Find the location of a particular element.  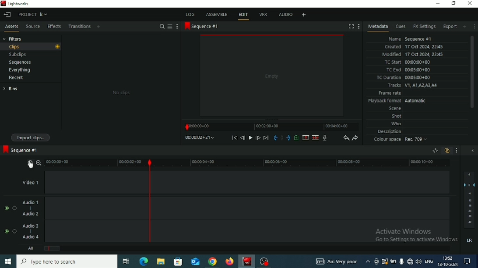

Colour space is located at coordinates (401, 140).